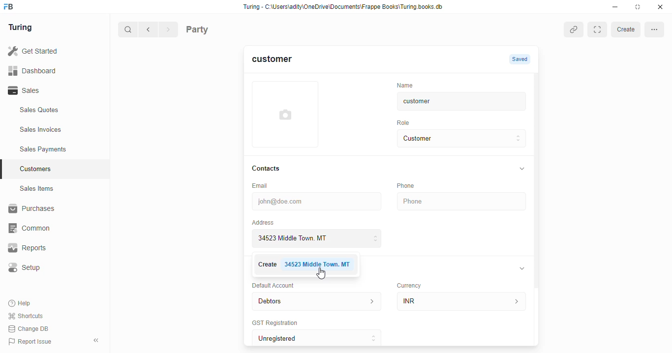 This screenshot has width=672, height=353. What do you see at coordinates (615, 7) in the screenshot?
I see `minimise` at bounding box center [615, 7].